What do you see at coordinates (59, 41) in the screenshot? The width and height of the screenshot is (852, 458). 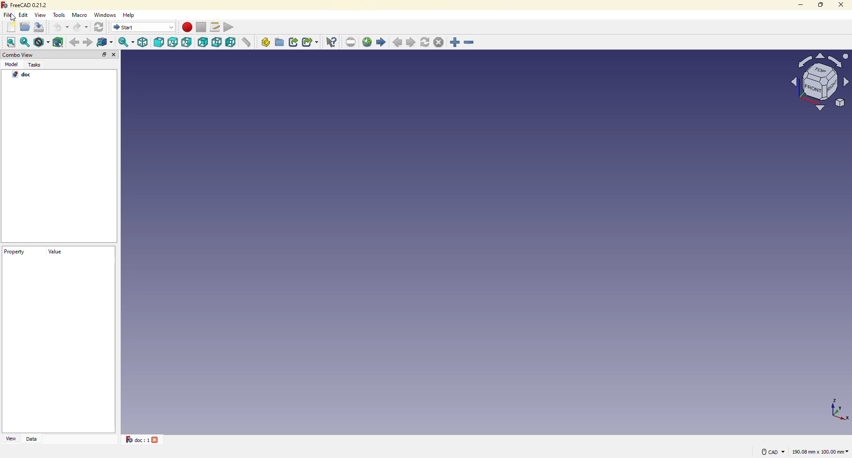 I see `bounding box` at bounding box center [59, 41].